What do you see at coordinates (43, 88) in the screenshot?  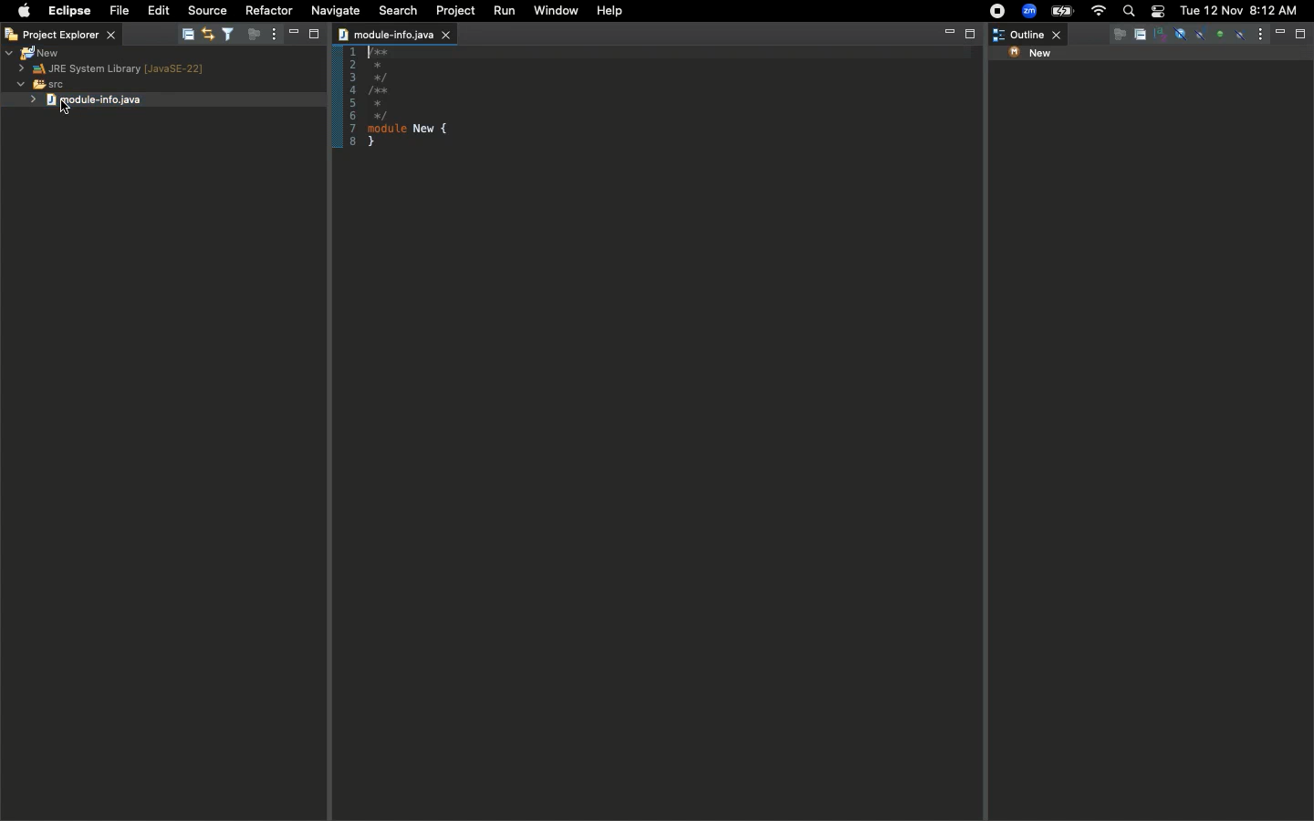 I see `SRC` at bounding box center [43, 88].